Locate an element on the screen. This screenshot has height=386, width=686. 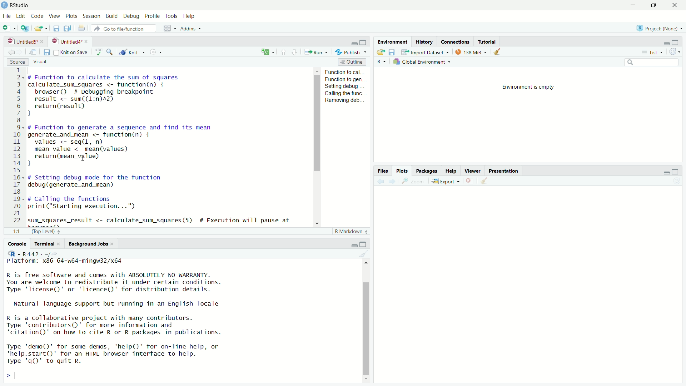
scrollbar is located at coordinates (317, 146).